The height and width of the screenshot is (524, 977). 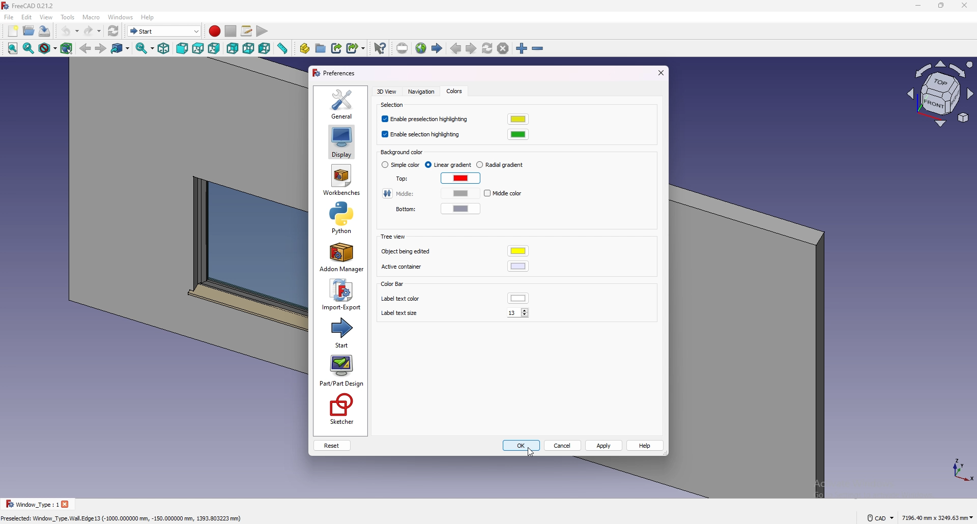 What do you see at coordinates (265, 48) in the screenshot?
I see `left` at bounding box center [265, 48].